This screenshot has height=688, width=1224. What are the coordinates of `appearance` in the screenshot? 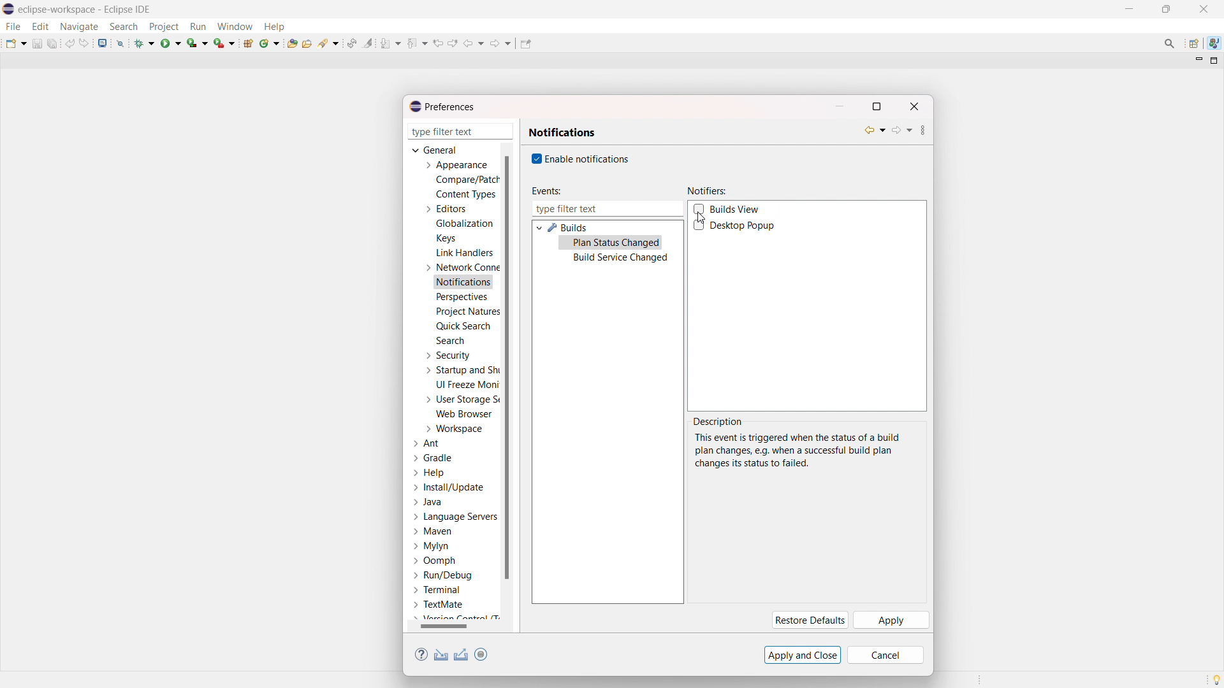 It's located at (455, 165).